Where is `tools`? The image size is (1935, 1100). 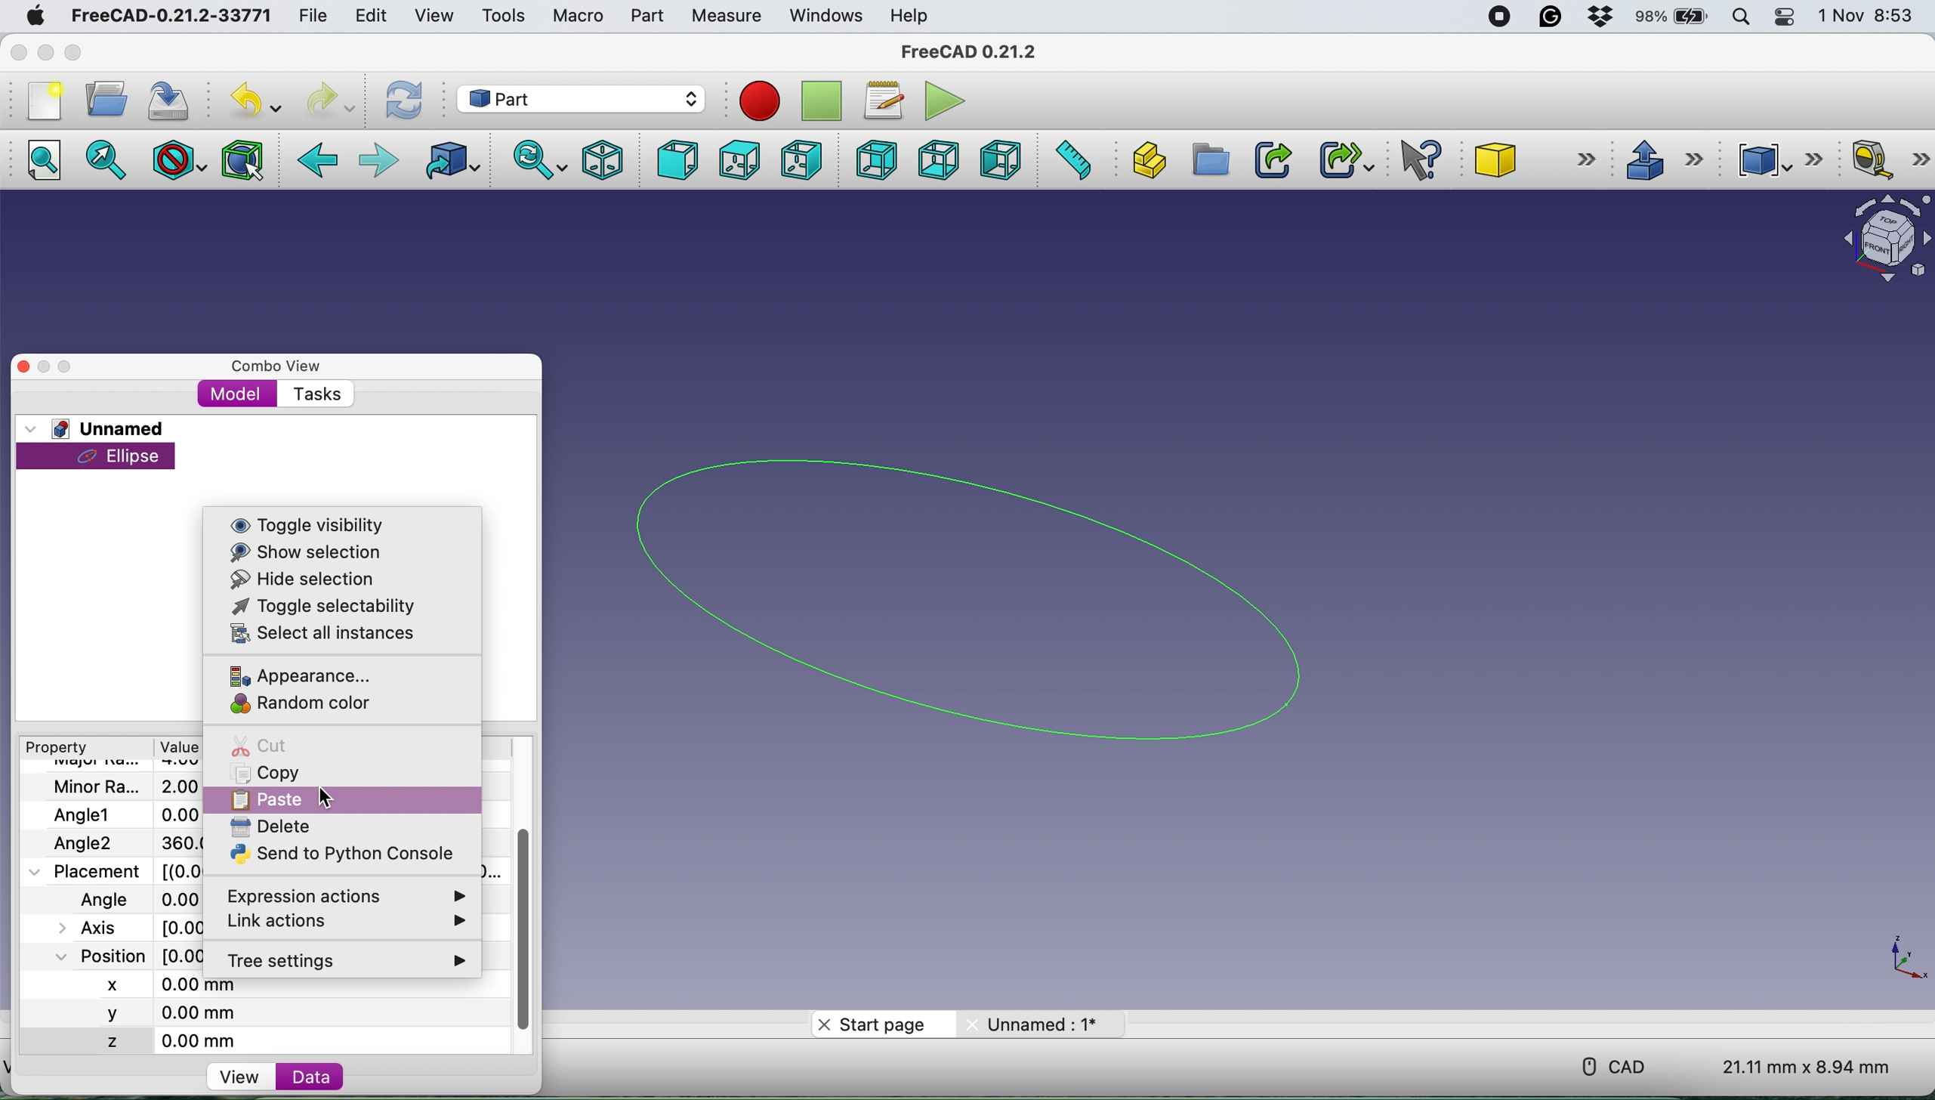
tools is located at coordinates (504, 17).